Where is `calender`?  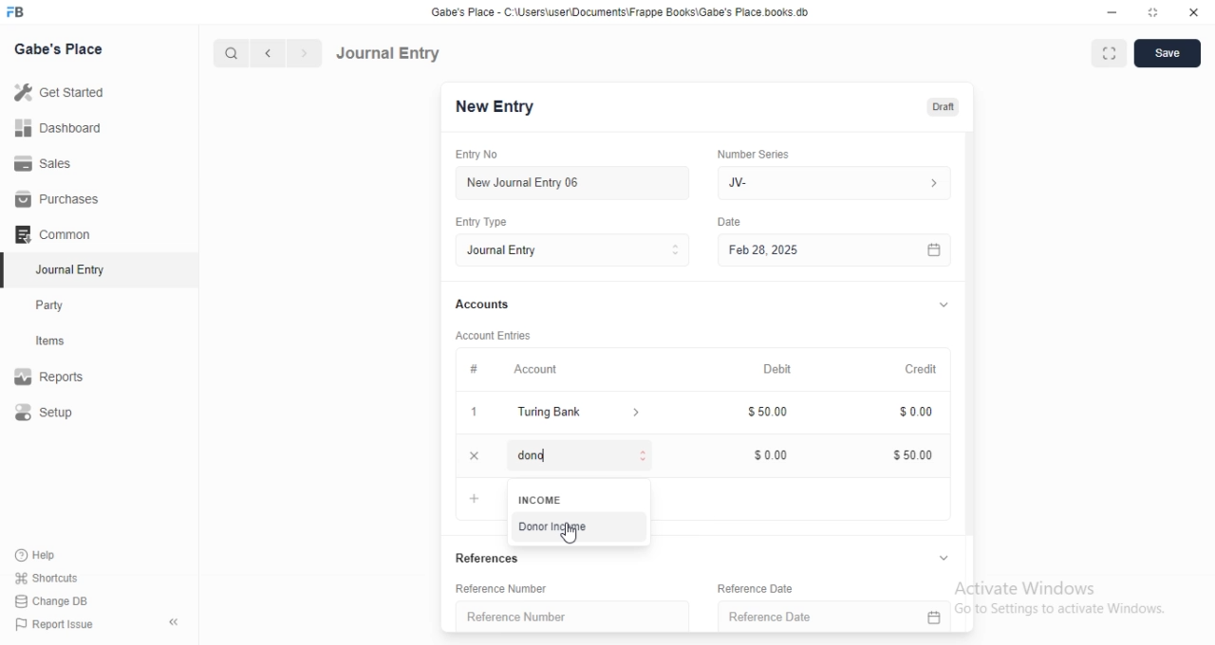
calender is located at coordinates (934, 249).